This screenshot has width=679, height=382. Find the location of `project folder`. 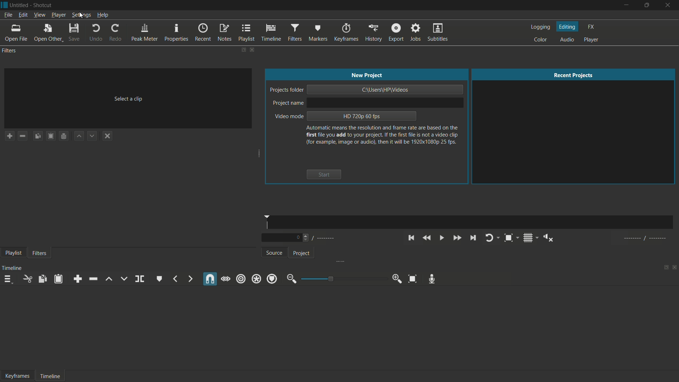

project folder is located at coordinates (286, 90).